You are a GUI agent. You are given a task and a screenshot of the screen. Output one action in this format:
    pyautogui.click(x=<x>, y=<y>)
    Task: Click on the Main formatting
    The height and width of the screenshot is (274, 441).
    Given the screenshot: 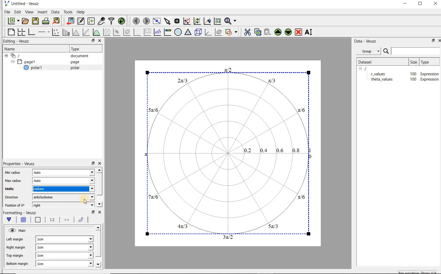 What is the action you would take?
    pyautogui.click(x=9, y=220)
    